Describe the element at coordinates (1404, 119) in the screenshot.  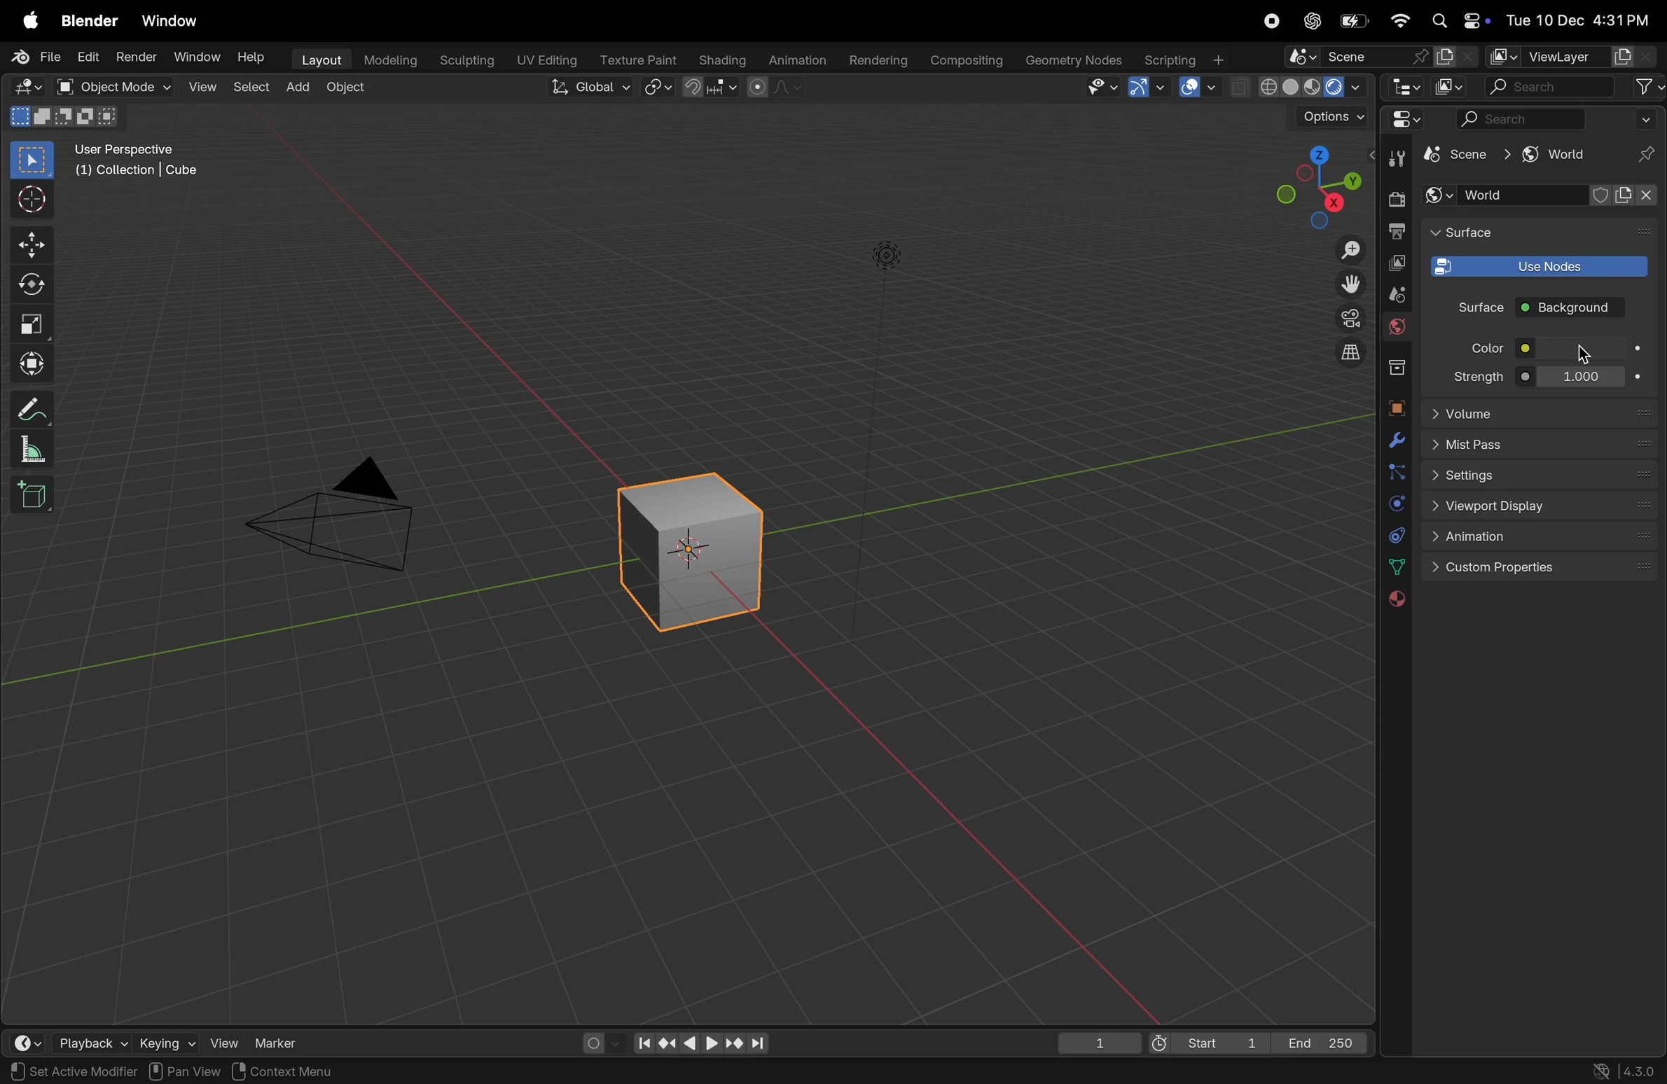
I see `Editor mode` at that location.